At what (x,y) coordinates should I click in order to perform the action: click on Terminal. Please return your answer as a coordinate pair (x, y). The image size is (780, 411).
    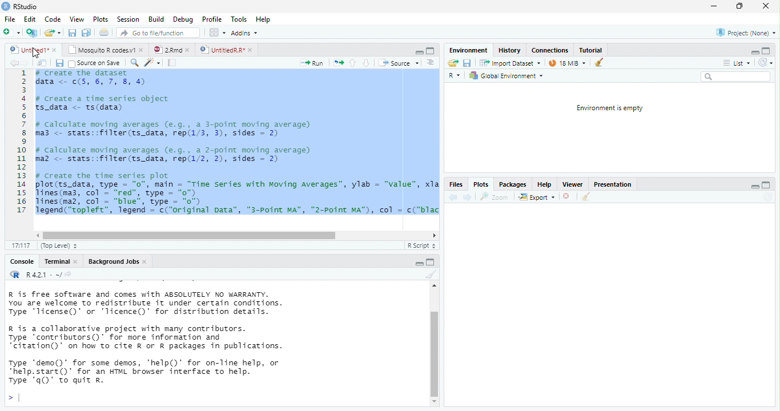
    Looking at the image, I should click on (57, 261).